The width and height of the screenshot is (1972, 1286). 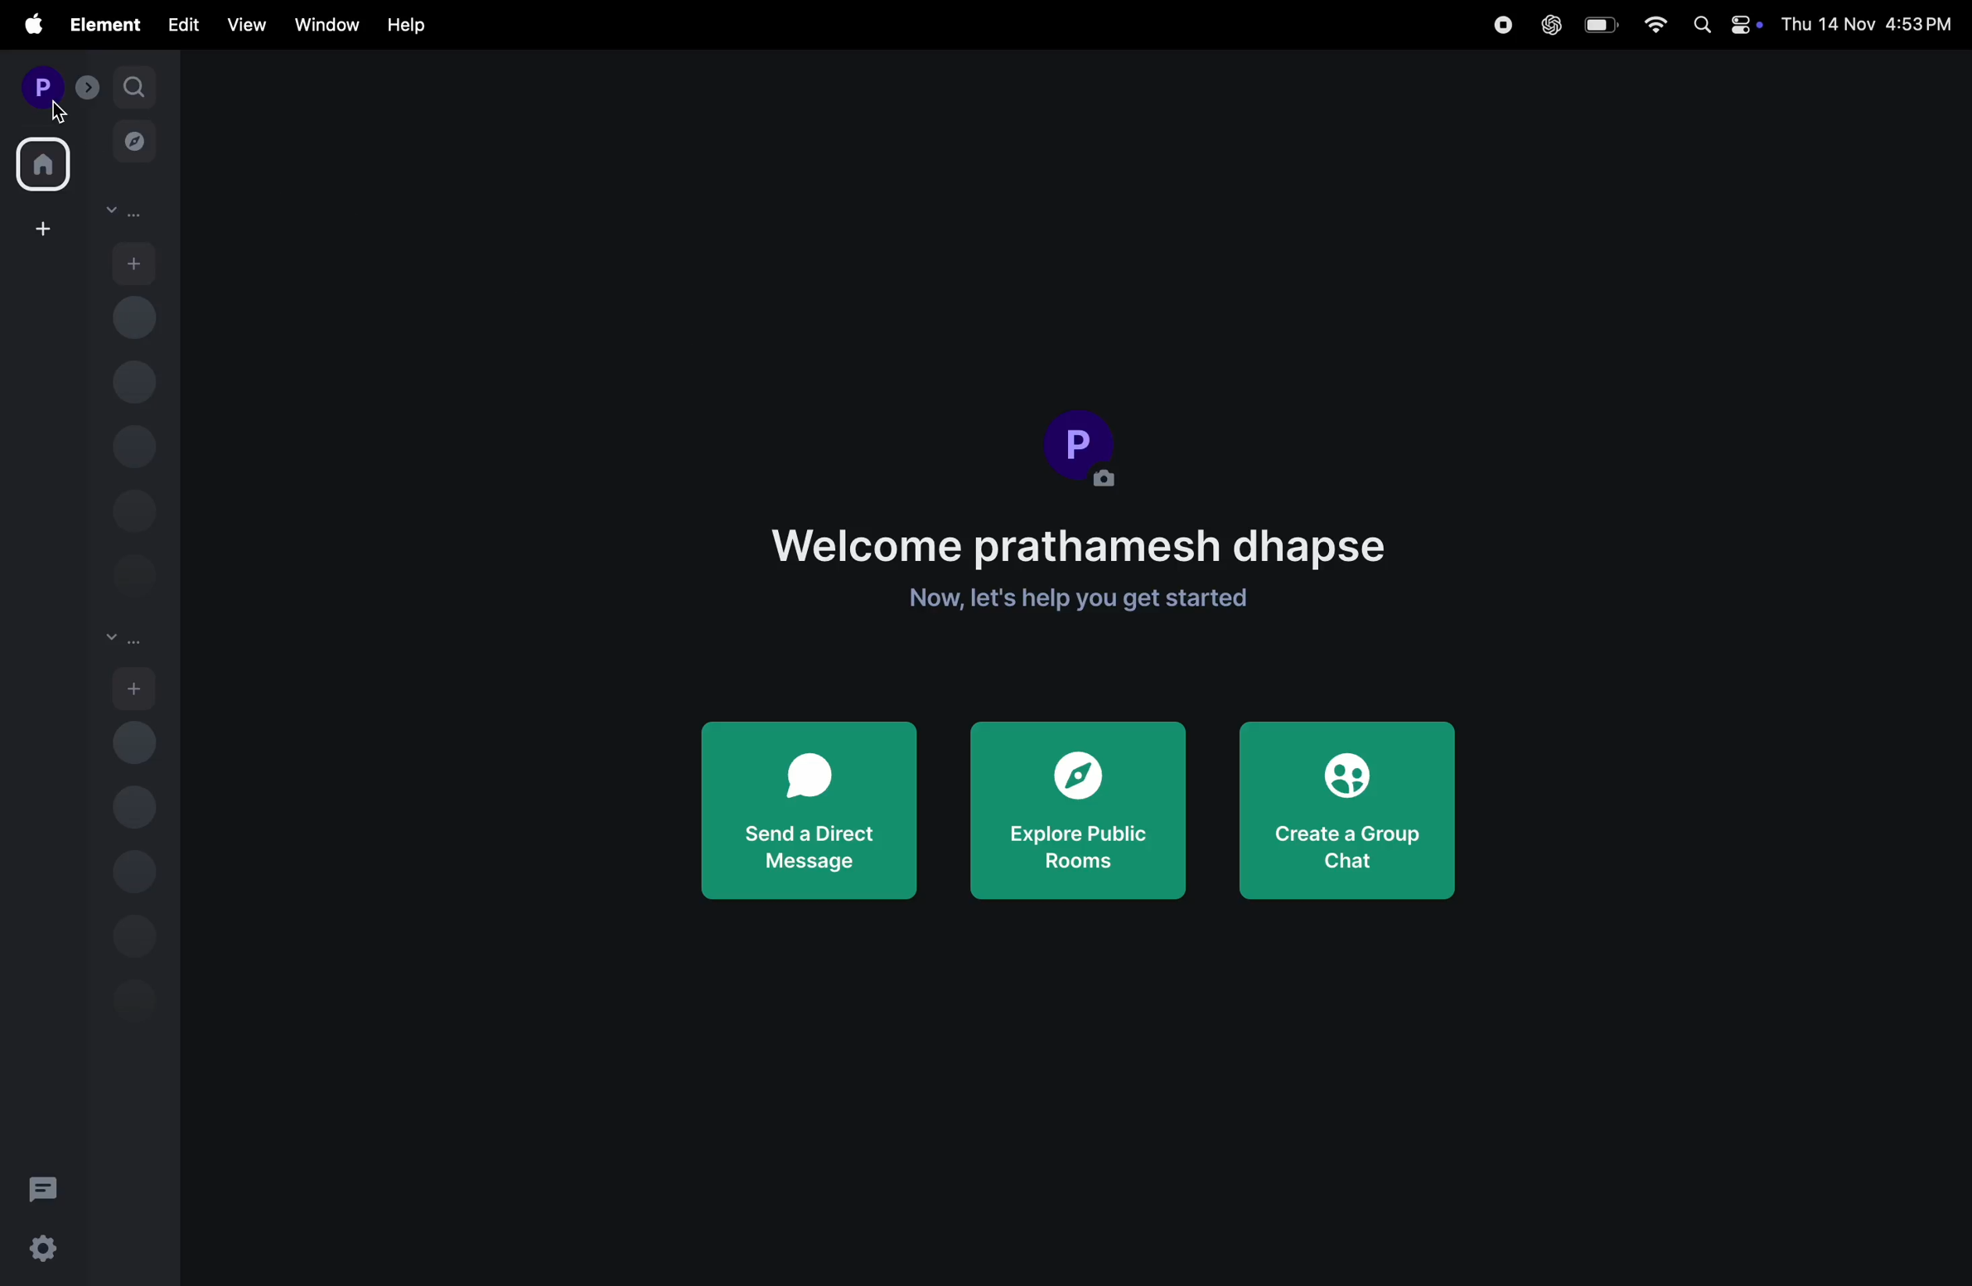 What do you see at coordinates (325, 24) in the screenshot?
I see `window` at bounding box center [325, 24].